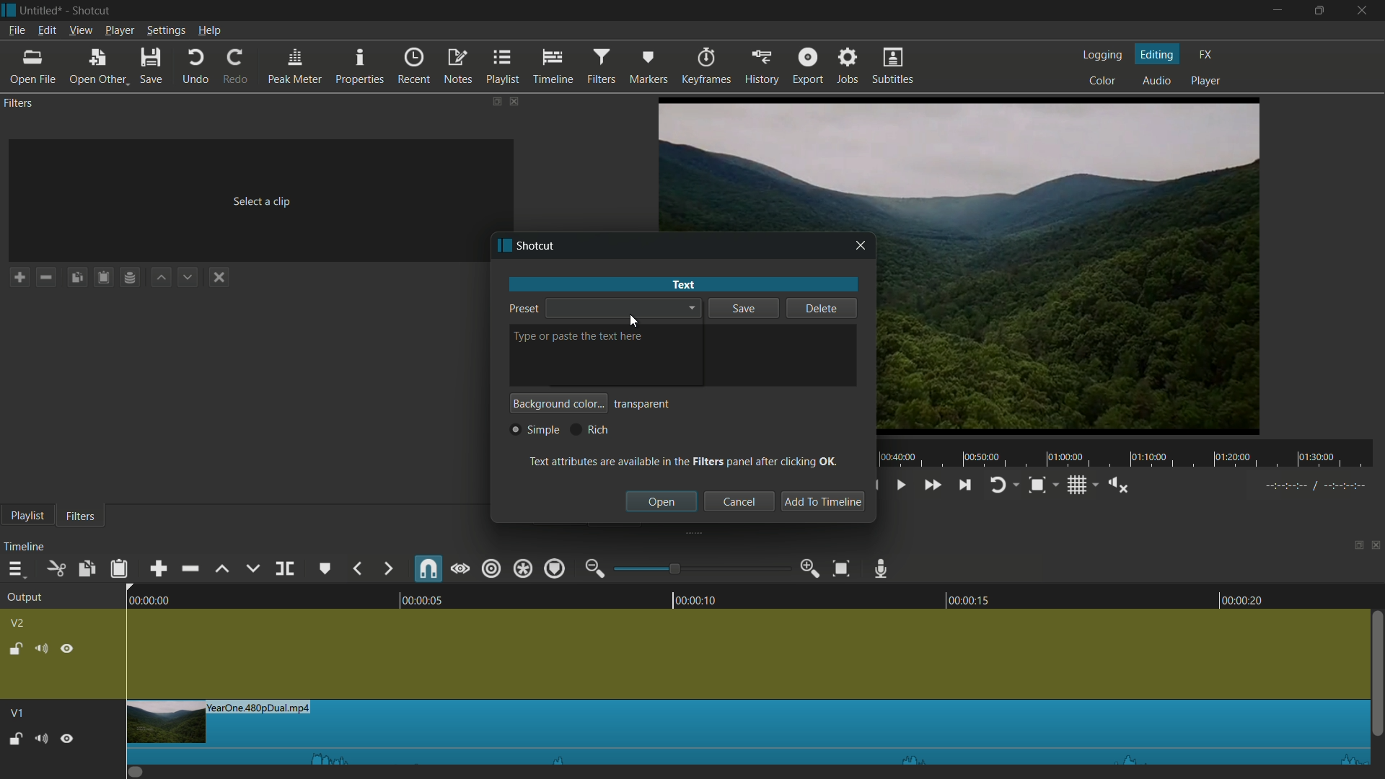 The width and height of the screenshot is (1385, 779). What do you see at coordinates (1364, 11) in the screenshot?
I see `close app` at bounding box center [1364, 11].